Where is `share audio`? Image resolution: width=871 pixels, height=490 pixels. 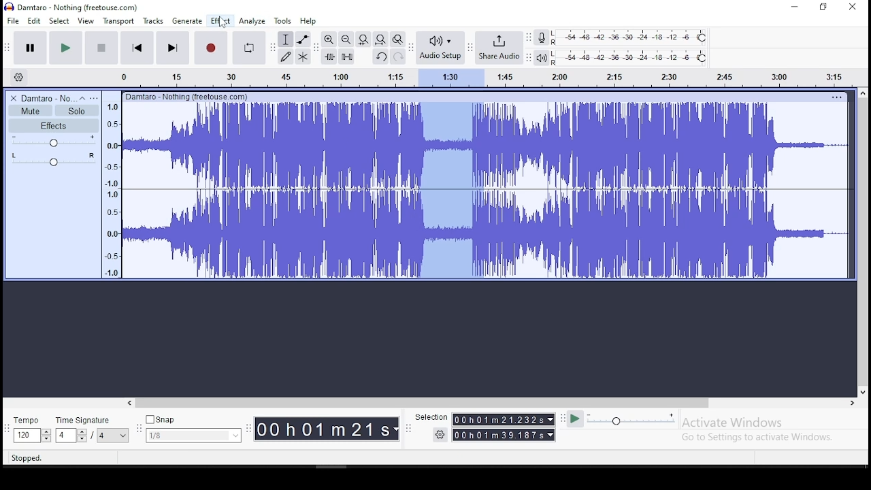 share audio is located at coordinates (500, 49).